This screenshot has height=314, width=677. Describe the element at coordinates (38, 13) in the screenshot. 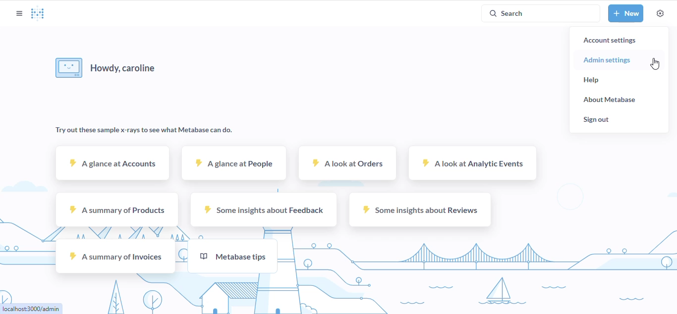

I see `logo` at that location.